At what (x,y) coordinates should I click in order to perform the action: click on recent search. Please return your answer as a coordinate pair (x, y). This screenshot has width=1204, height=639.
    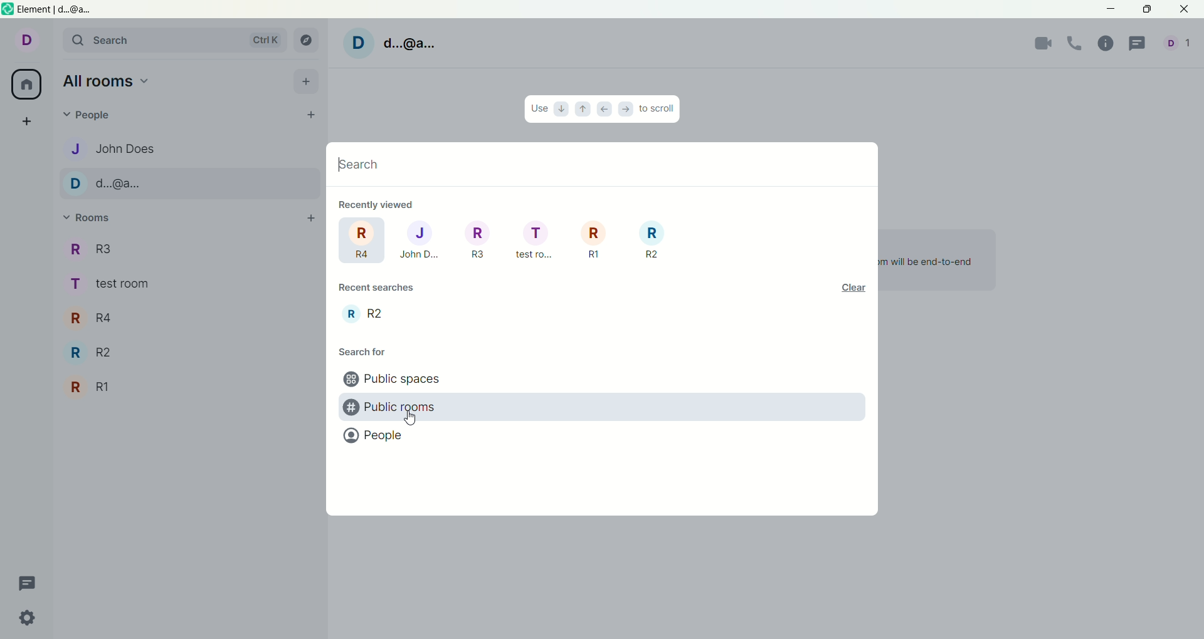
    Looking at the image, I should click on (381, 288).